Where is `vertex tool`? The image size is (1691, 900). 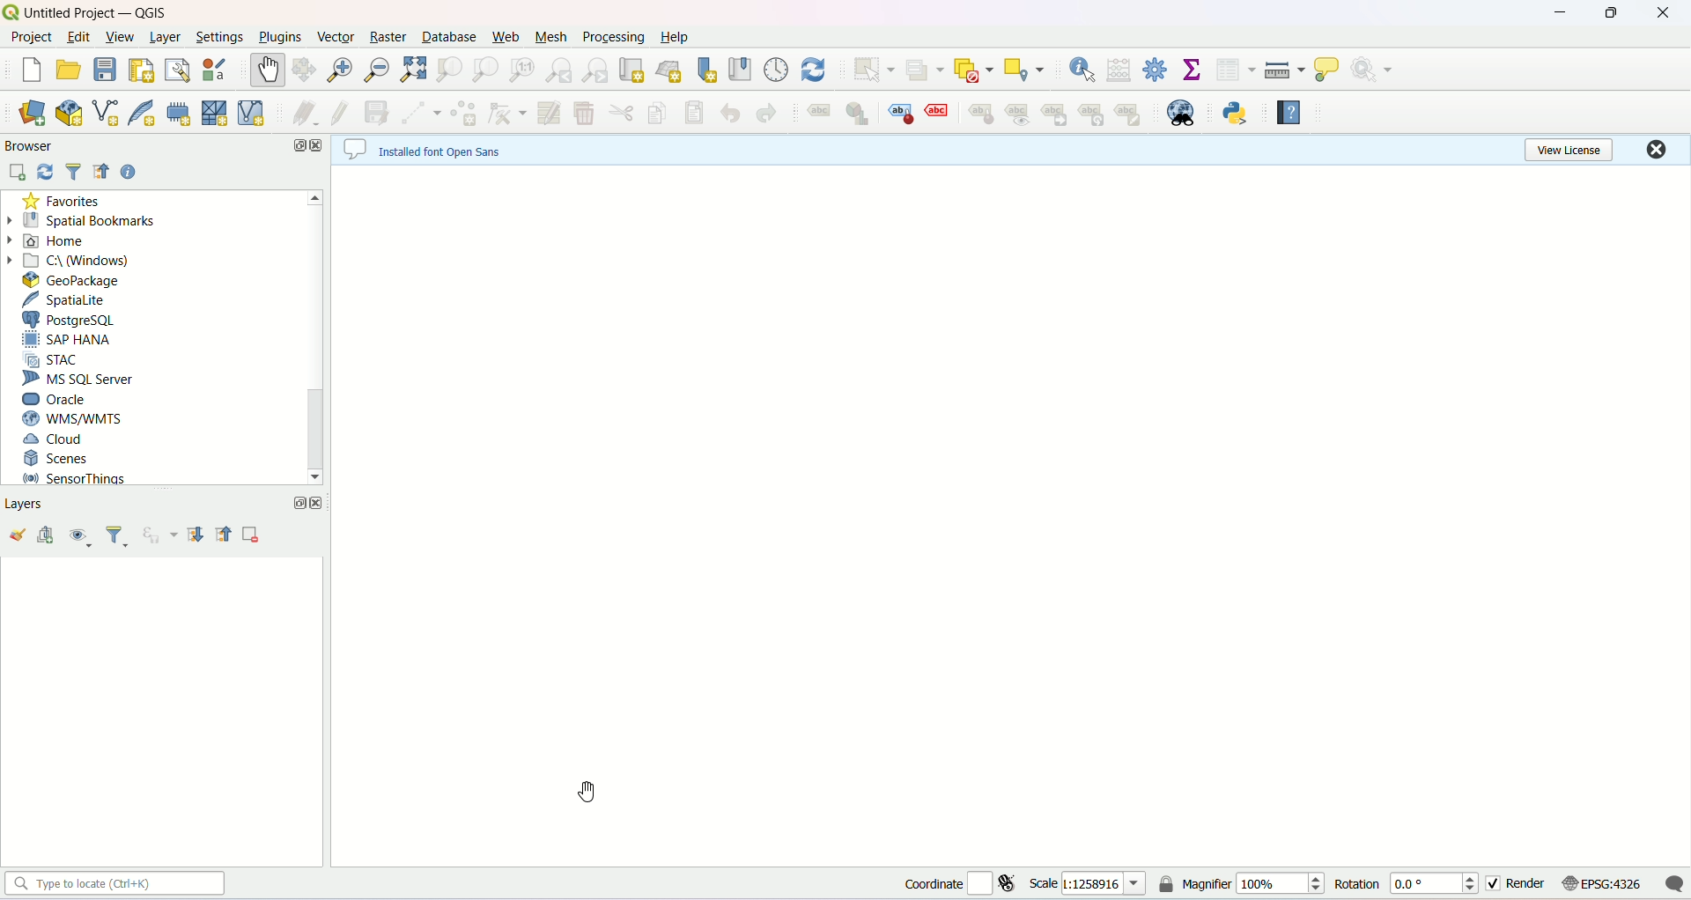 vertex tool is located at coordinates (506, 112).